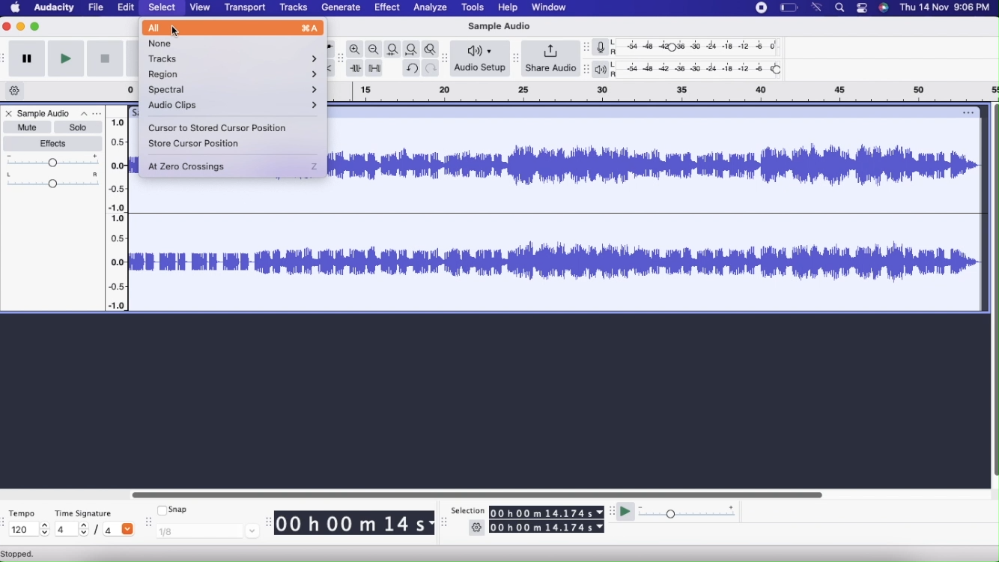  Describe the element at coordinates (498, 28) in the screenshot. I see `Sample Audio` at that location.